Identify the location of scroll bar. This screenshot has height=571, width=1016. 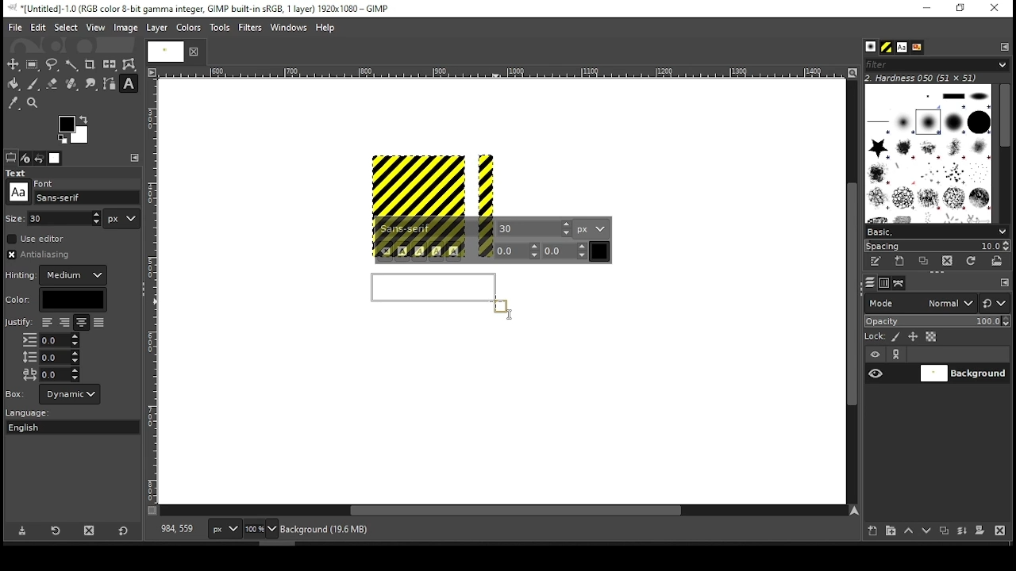
(850, 291).